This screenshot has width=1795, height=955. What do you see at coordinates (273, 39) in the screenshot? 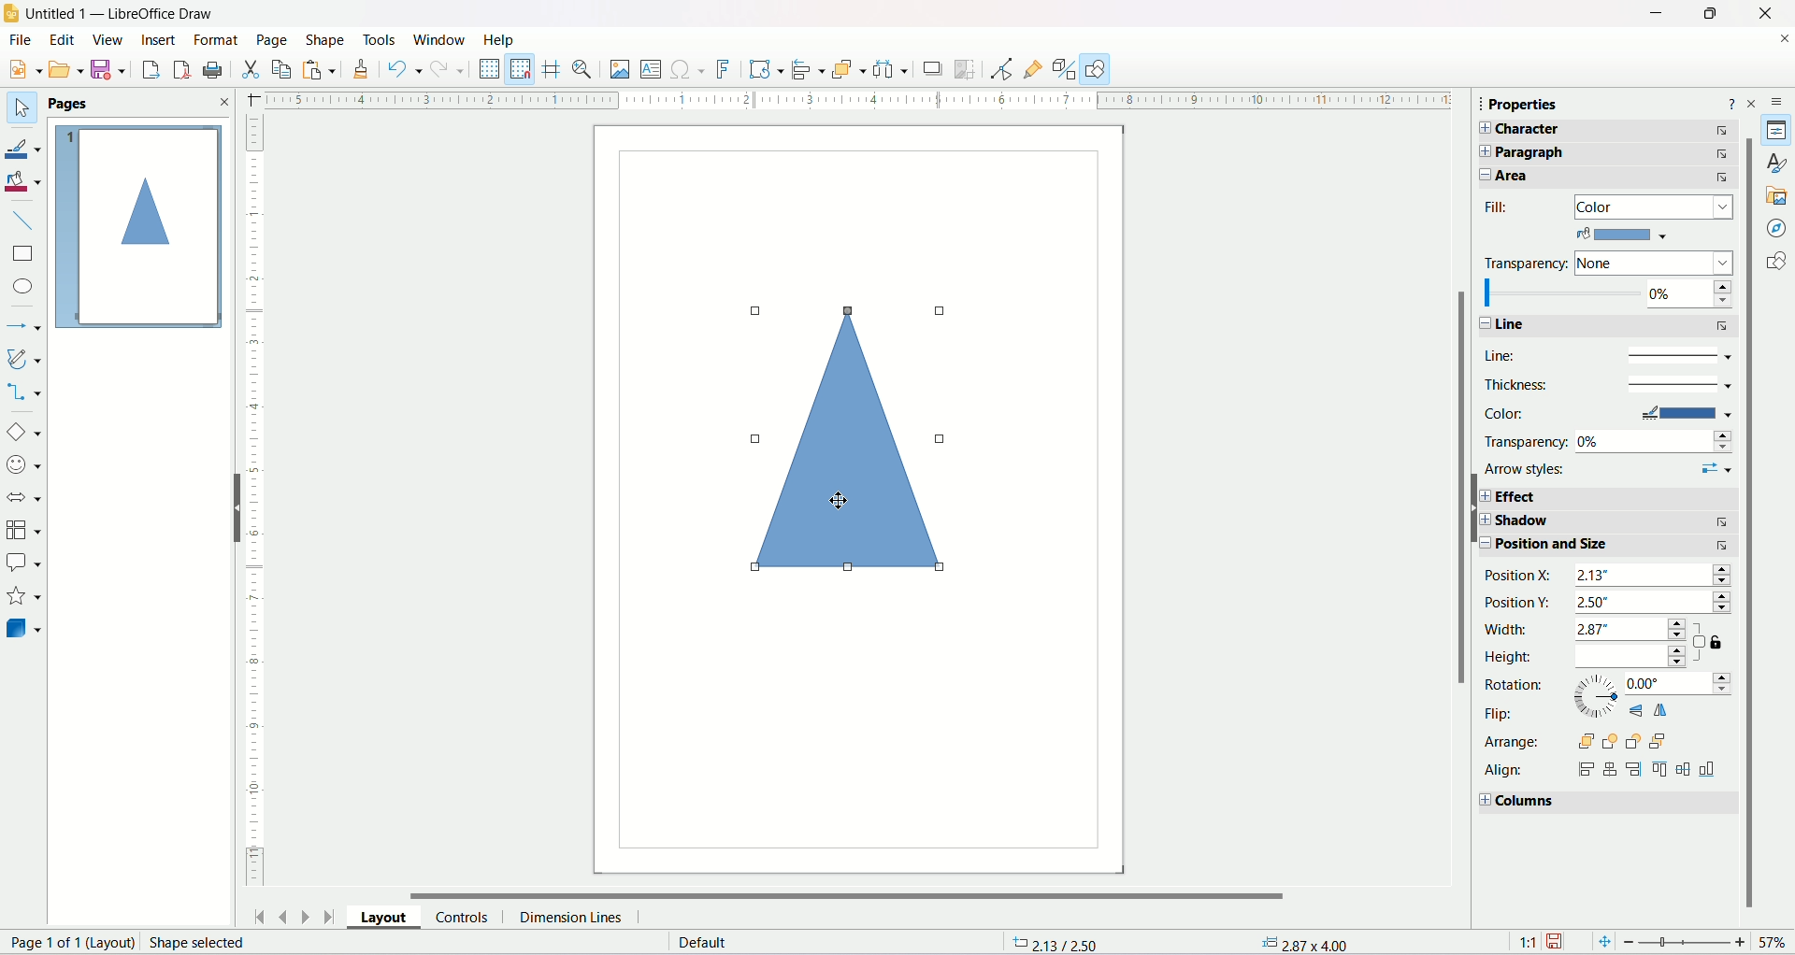
I see `Page` at bounding box center [273, 39].